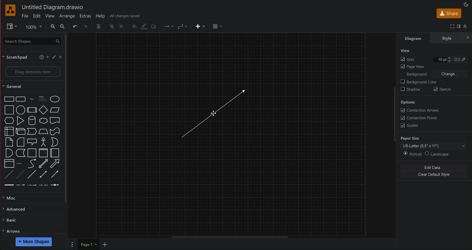 Image resolution: width=472 pixels, height=250 pixels. What do you see at coordinates (32, 71) in the screenshot?
I see `Drag elements here` at bounding box center [32, 71].